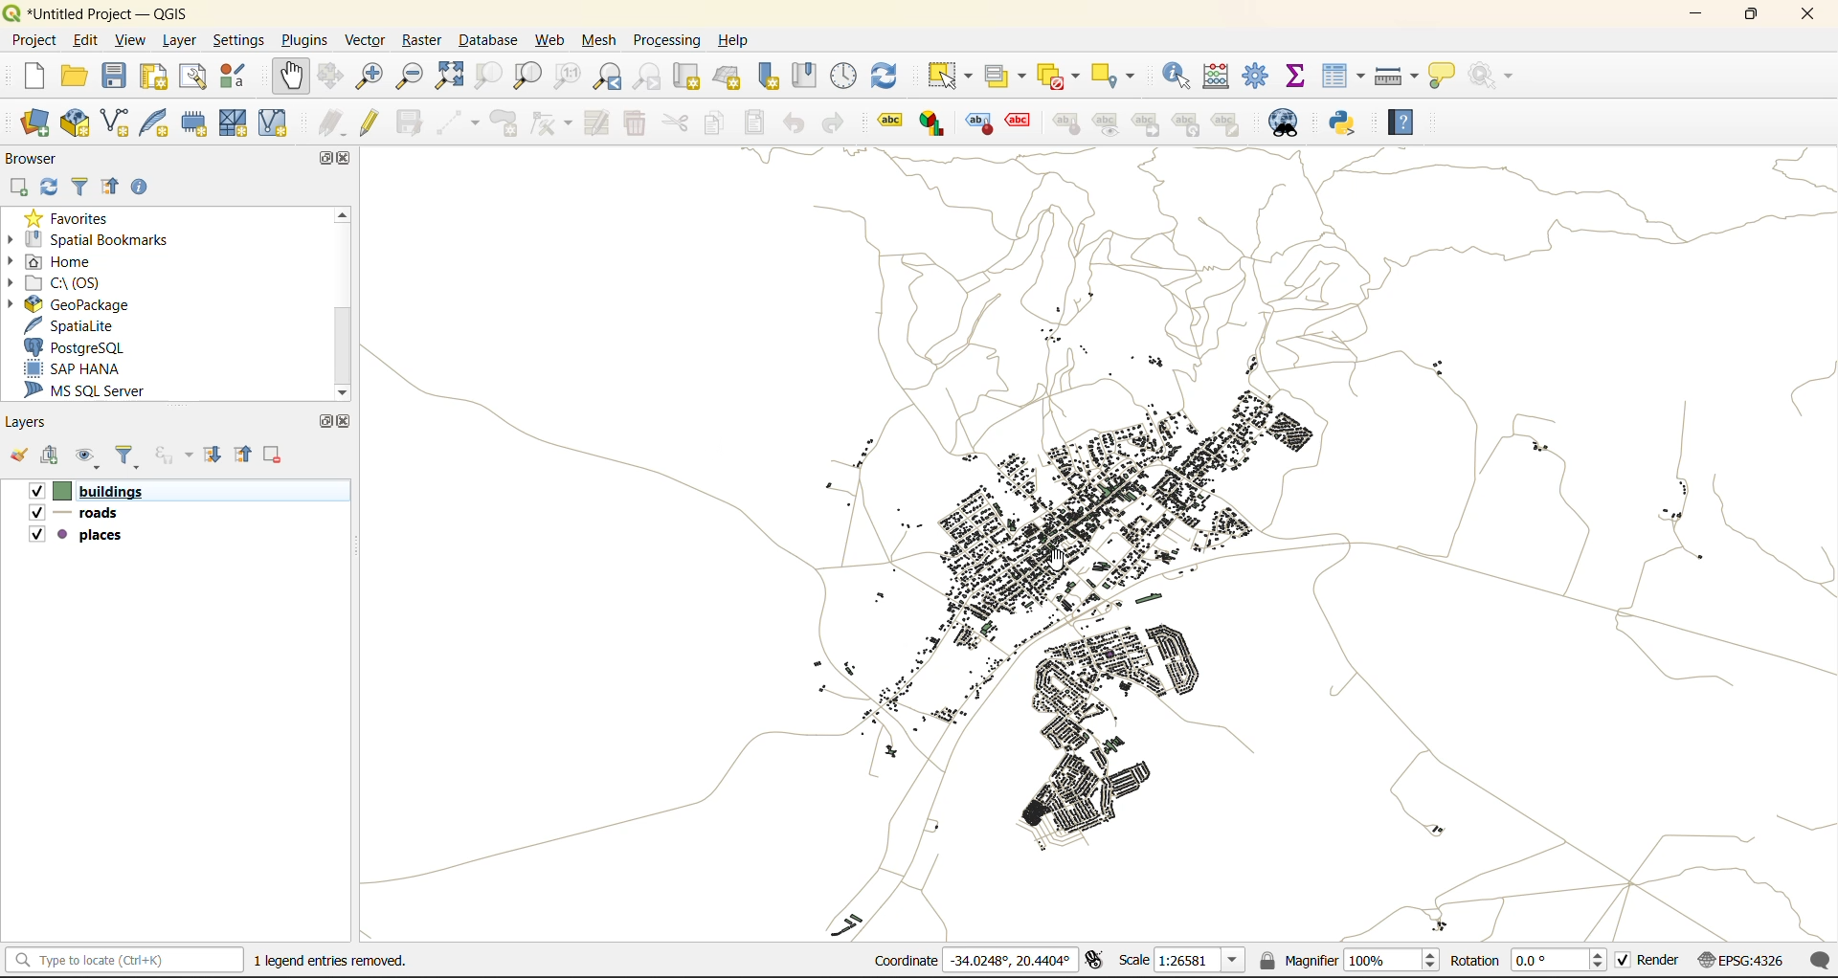 The width and height of the screenshot is (1838, 978). I want to click on layers, so click(1104, 547).